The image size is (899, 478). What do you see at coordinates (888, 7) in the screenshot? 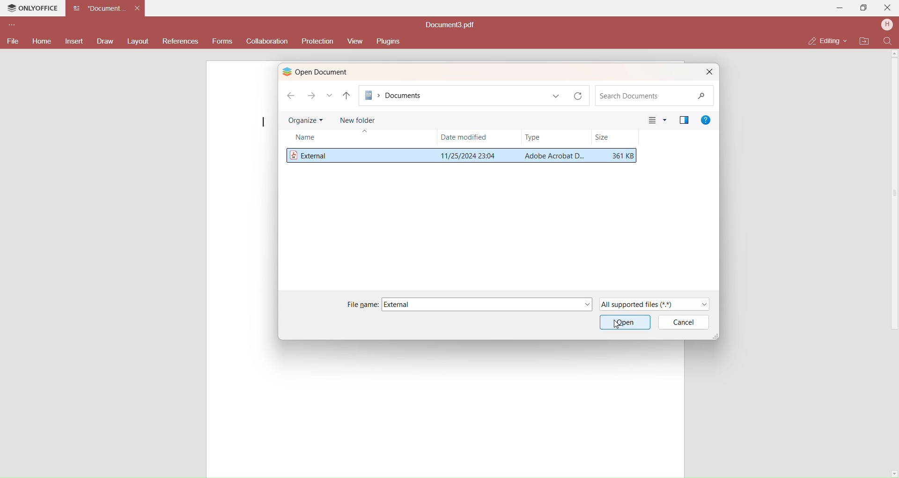
I see `Close` at bounding box center [888, 7].